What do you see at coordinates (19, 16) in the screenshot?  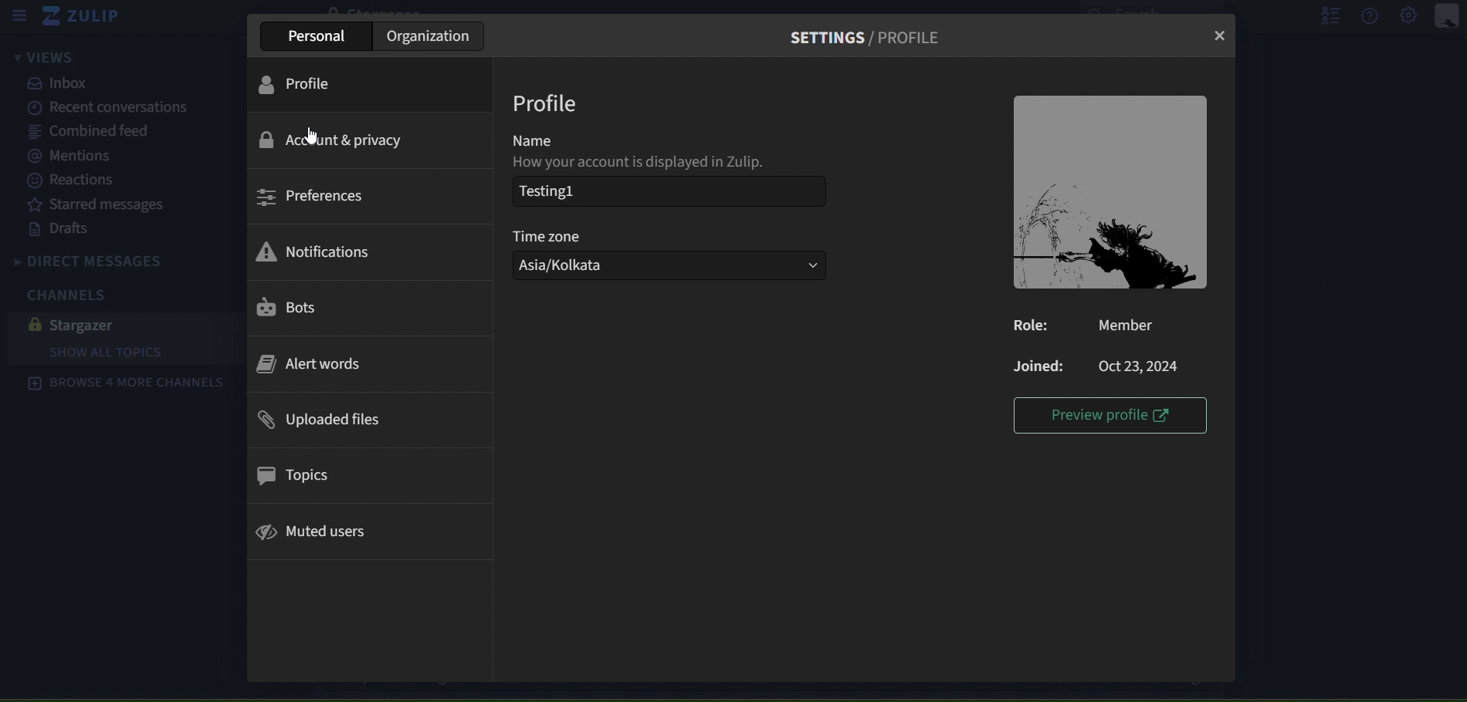 I see `sidebar` at bounding box center [19, 16].